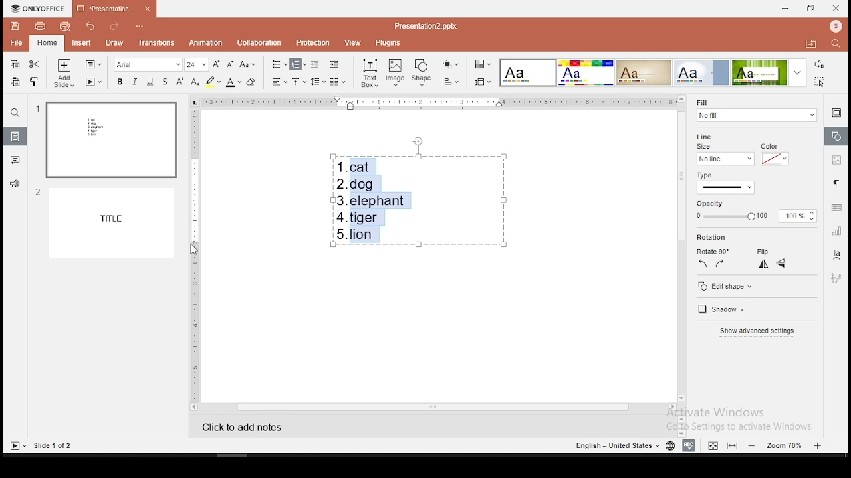 This screenshot has width=851, height=478. I want to click on file, so click(16, 42).